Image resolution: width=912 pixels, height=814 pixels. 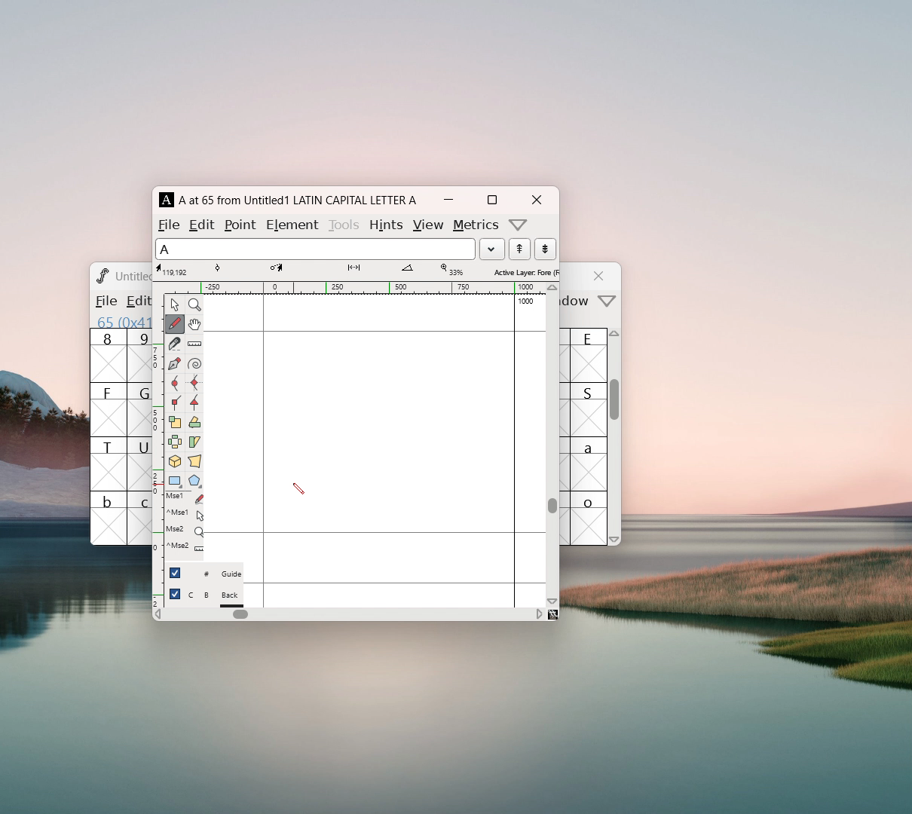 What do you see at coordinates (242, 225) in the screenshot?
I see `point` at bounding box center [242, 225].